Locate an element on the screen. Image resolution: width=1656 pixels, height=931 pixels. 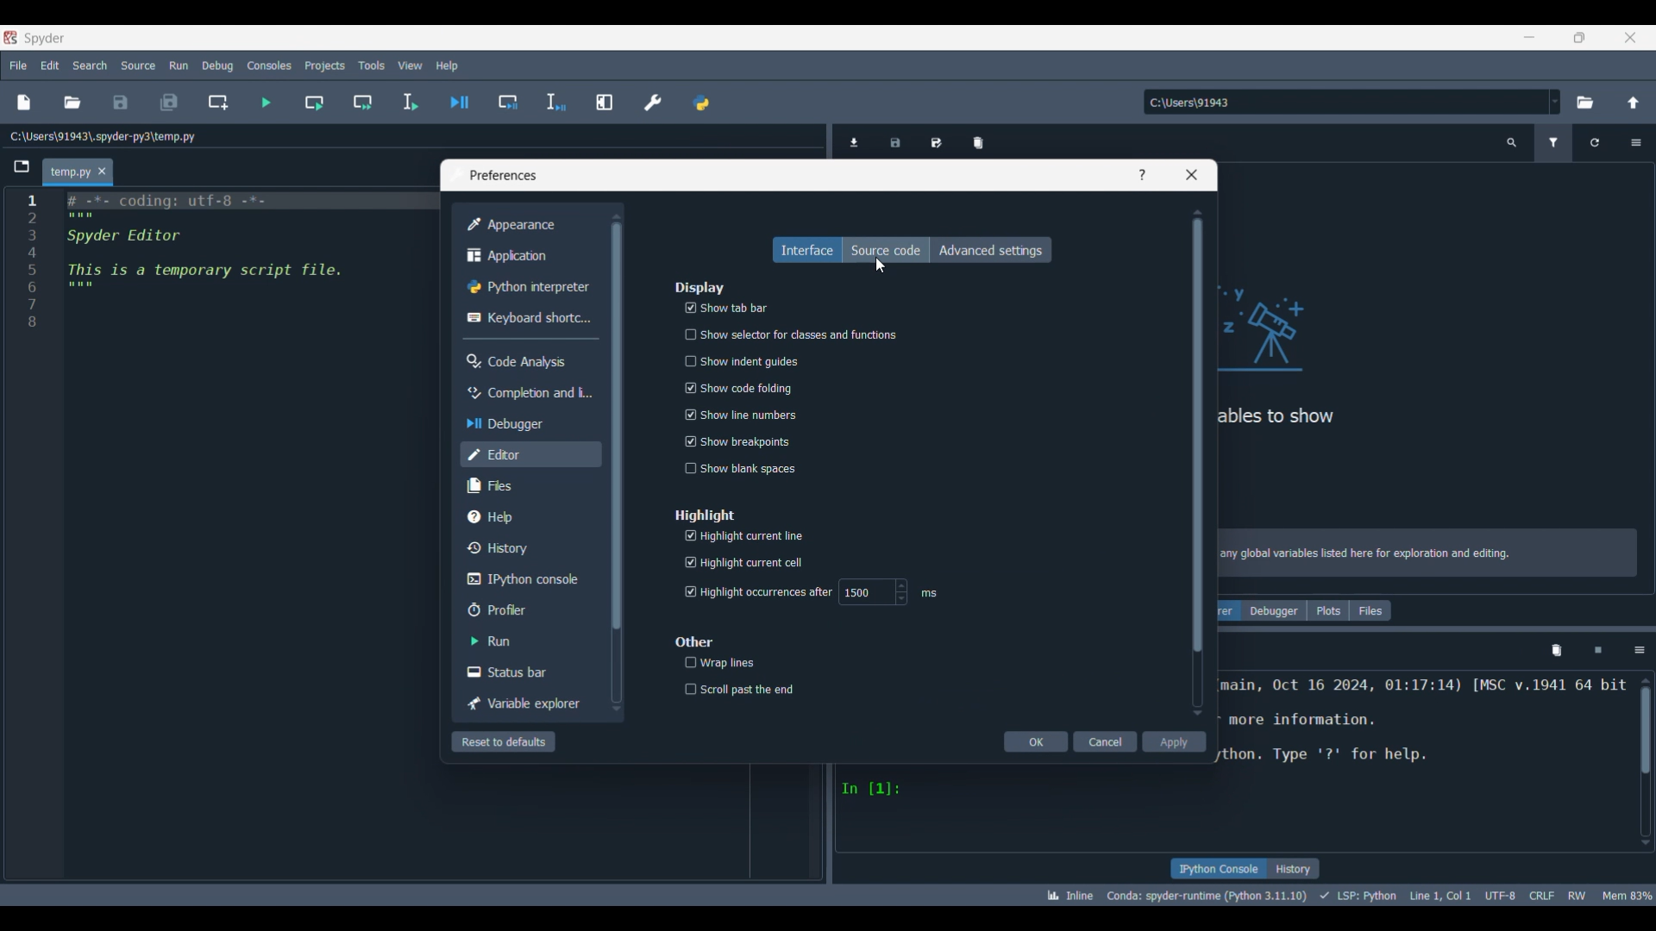
Highlight current cell is located at coordinates (750, 563).